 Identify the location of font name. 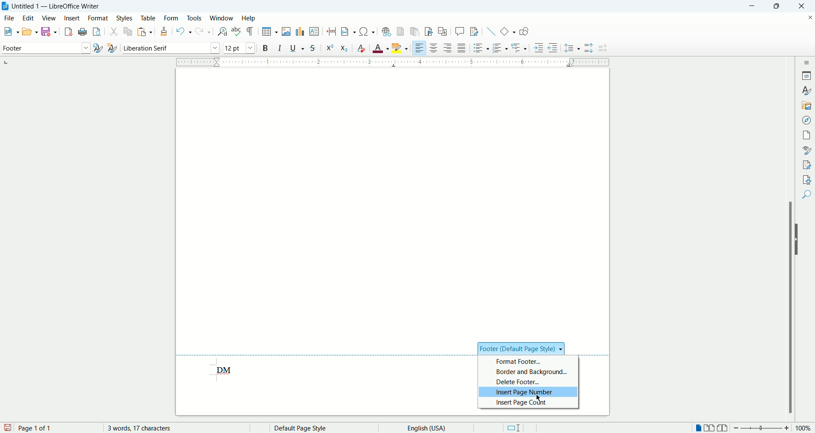
(171, 48).